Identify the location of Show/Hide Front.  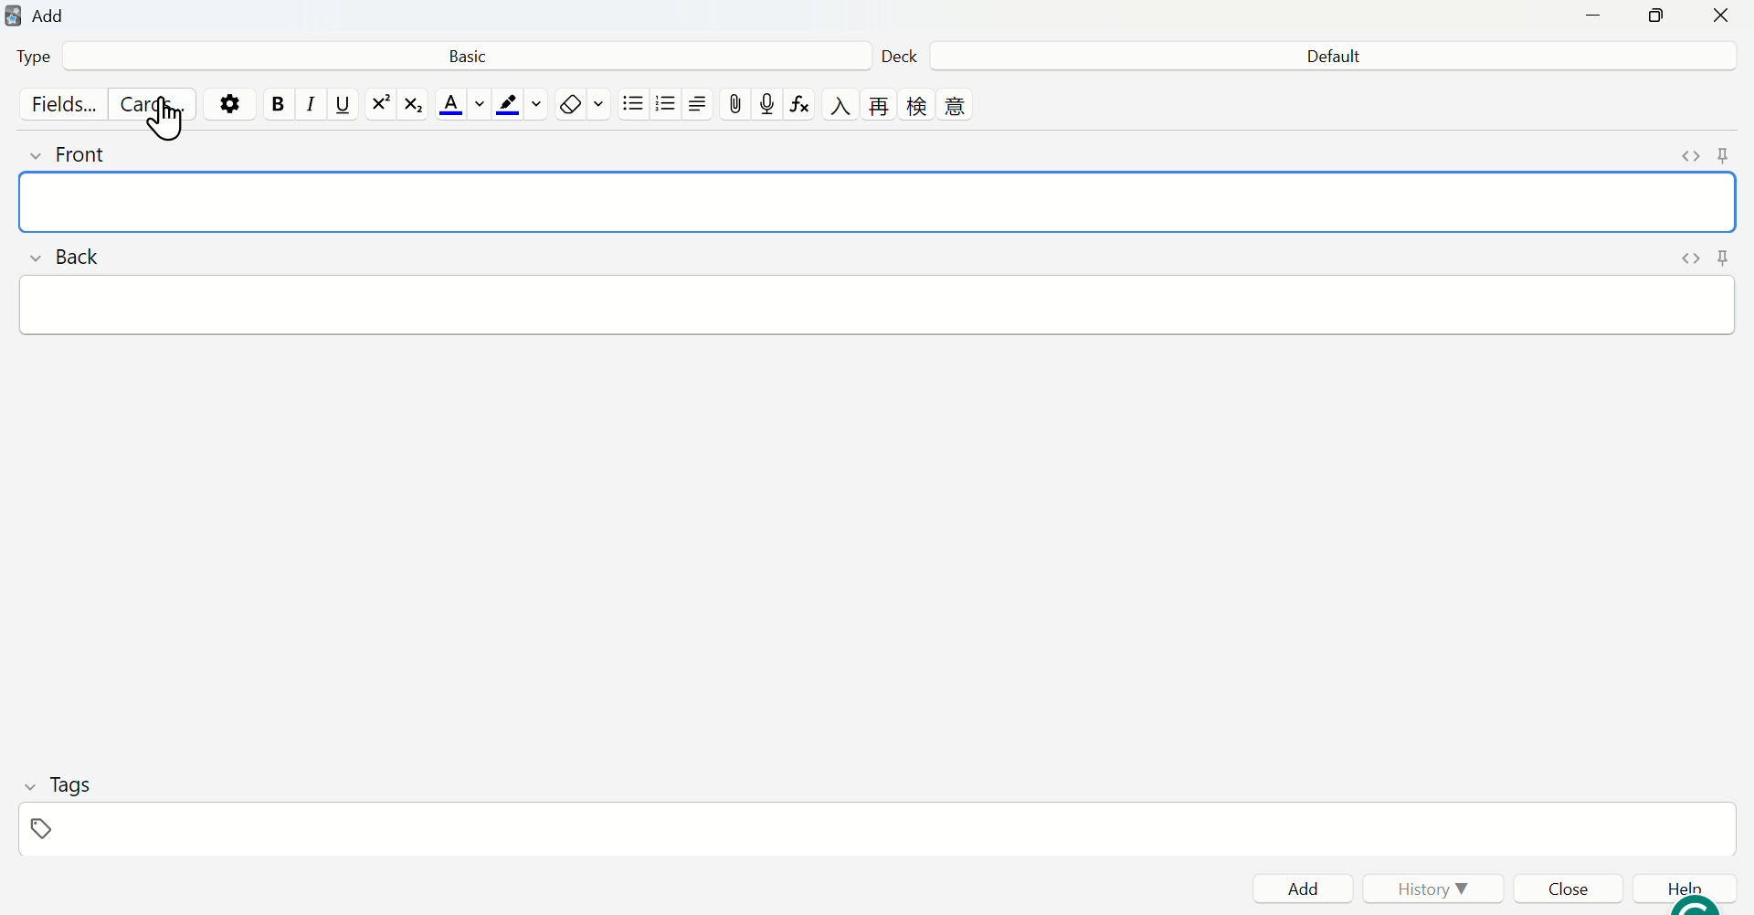
(78, 155).